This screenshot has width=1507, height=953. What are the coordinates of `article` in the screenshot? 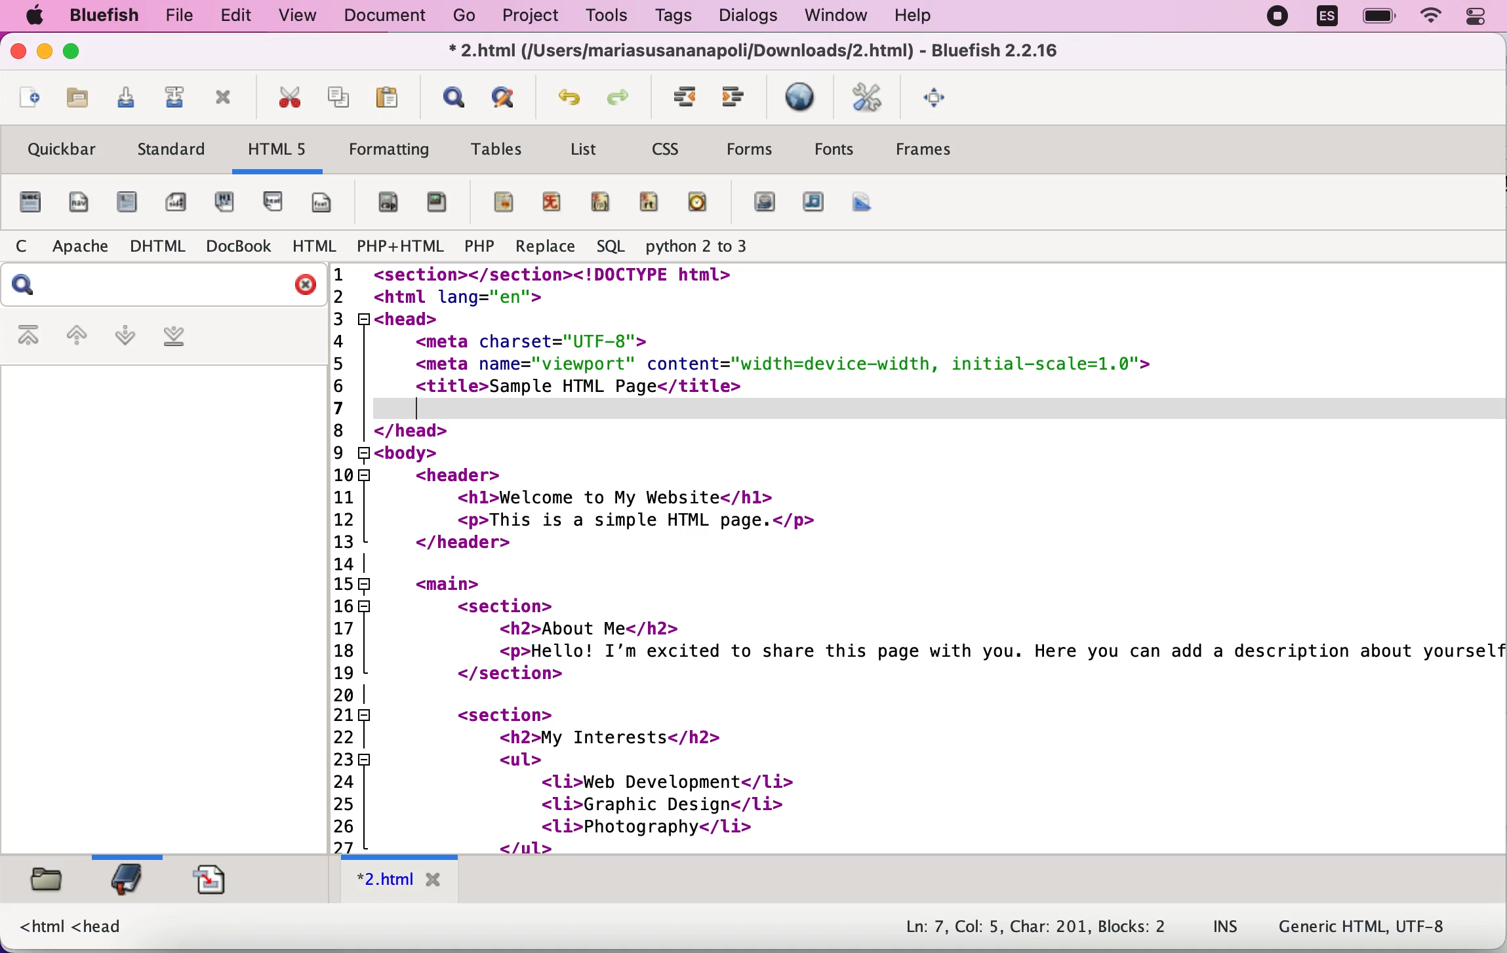 It's located at (129, 204).